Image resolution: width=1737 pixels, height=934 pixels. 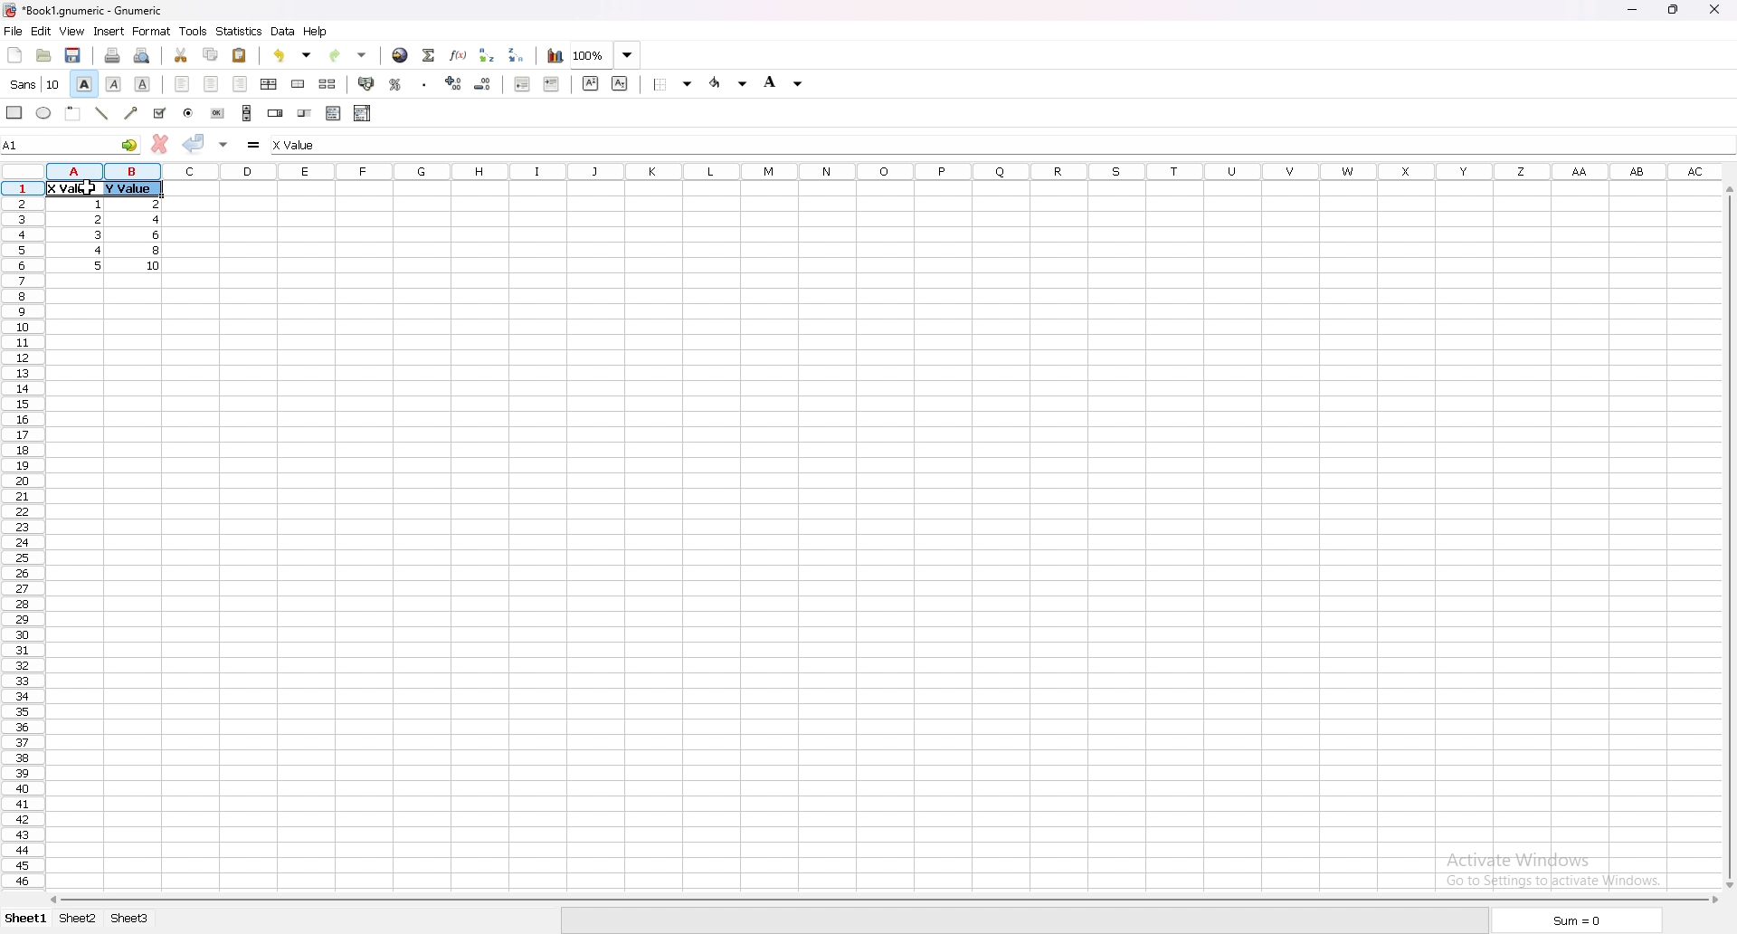 I want to click on thousands separator, so click(x=425, y=83).